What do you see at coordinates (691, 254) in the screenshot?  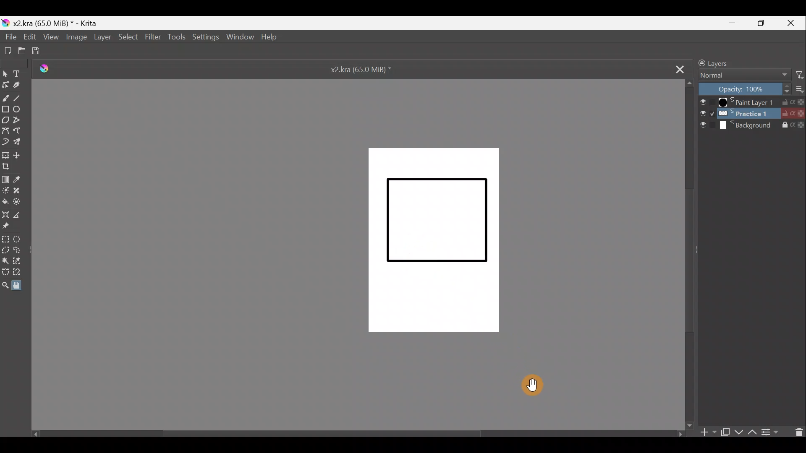 I see `Scroll down` at bounding box center [691, 254].